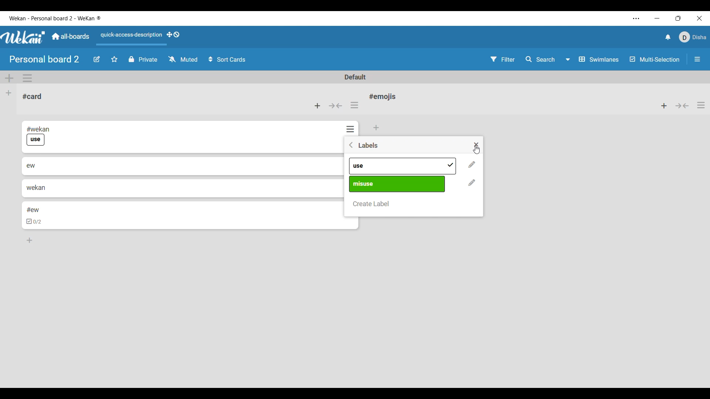 This screenshot has height=399, width=710. I want to click on Notifications , so click(668, 37).